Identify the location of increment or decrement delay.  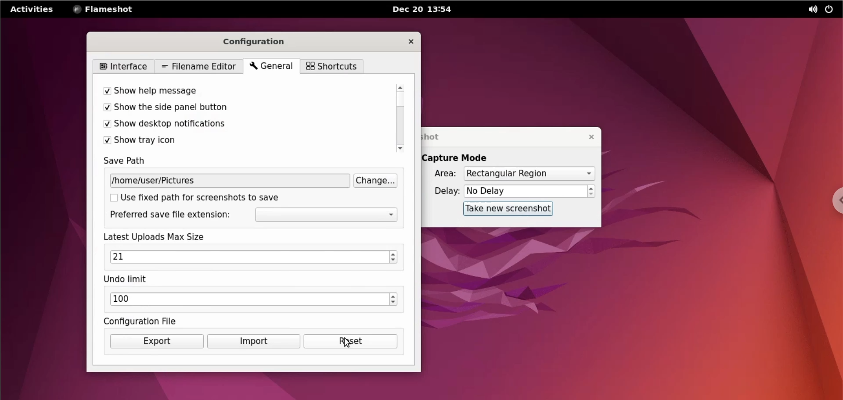
(592, 191).